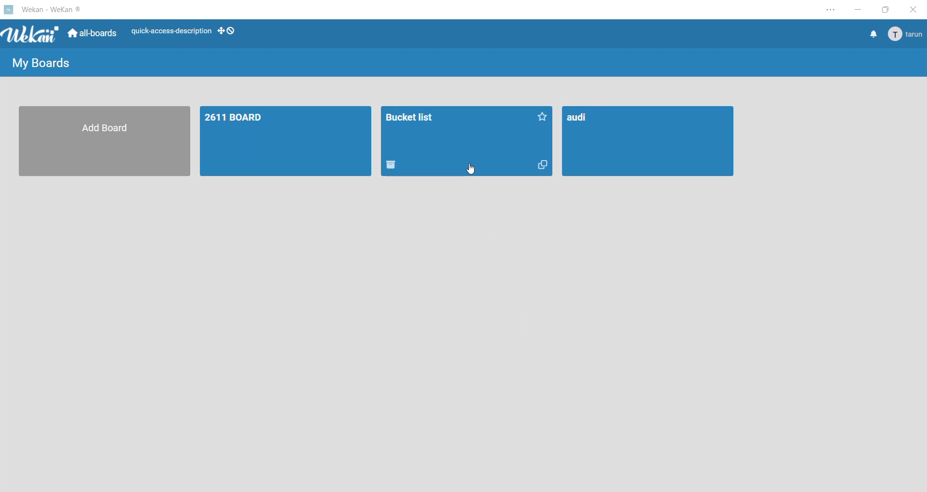 This screenshot has width=927, height=492. What do you see at coordinates (45, 61) in the screenshot?
I see `My Boards` at bounding box center [45, 61].